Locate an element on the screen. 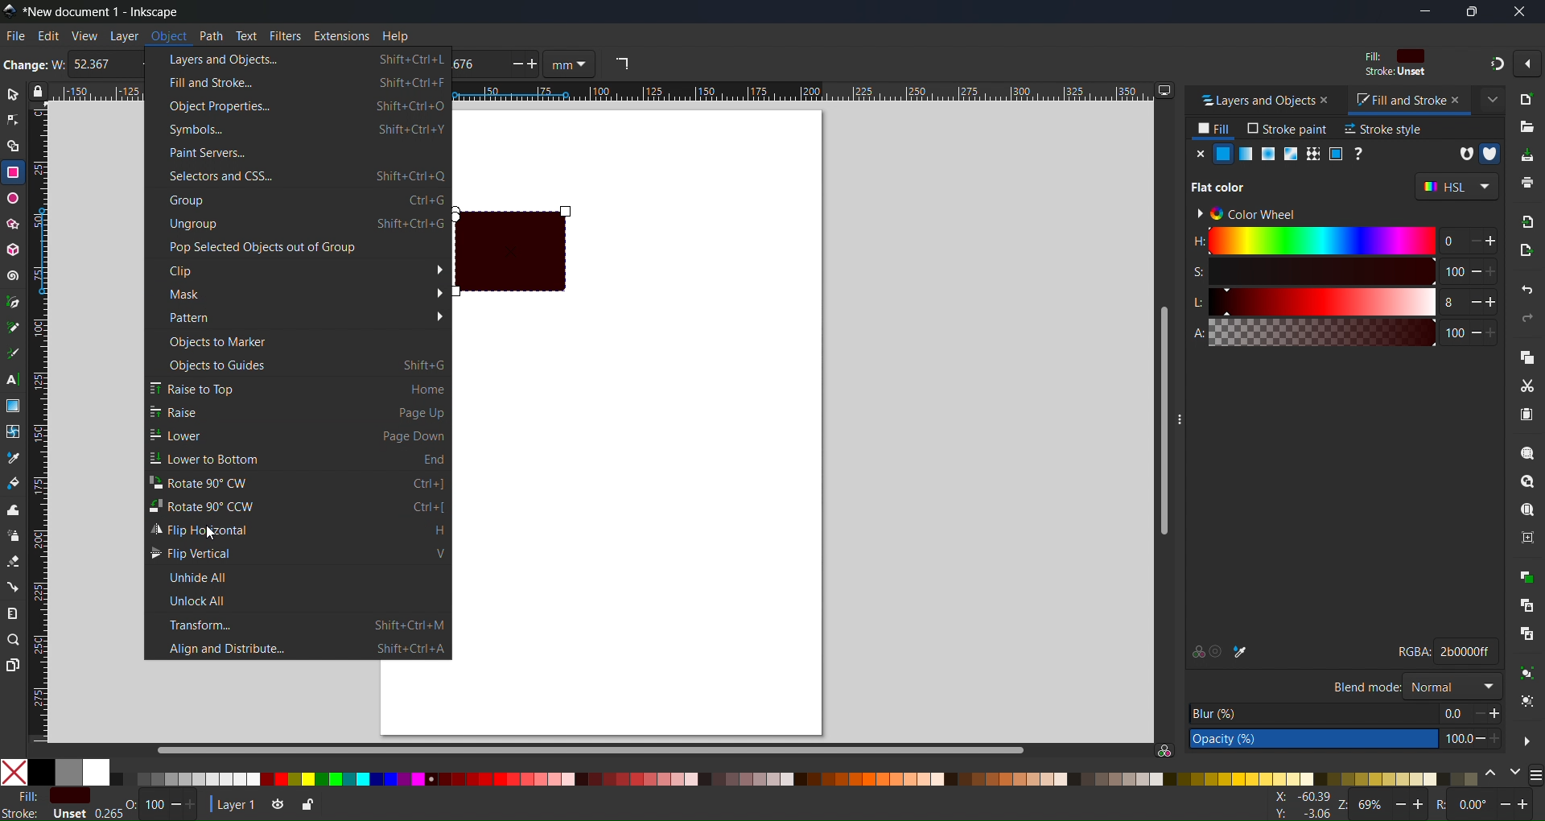 The width and height of the screenshot is (1545, 821). Unlock All is located at coordinates (299, 600).